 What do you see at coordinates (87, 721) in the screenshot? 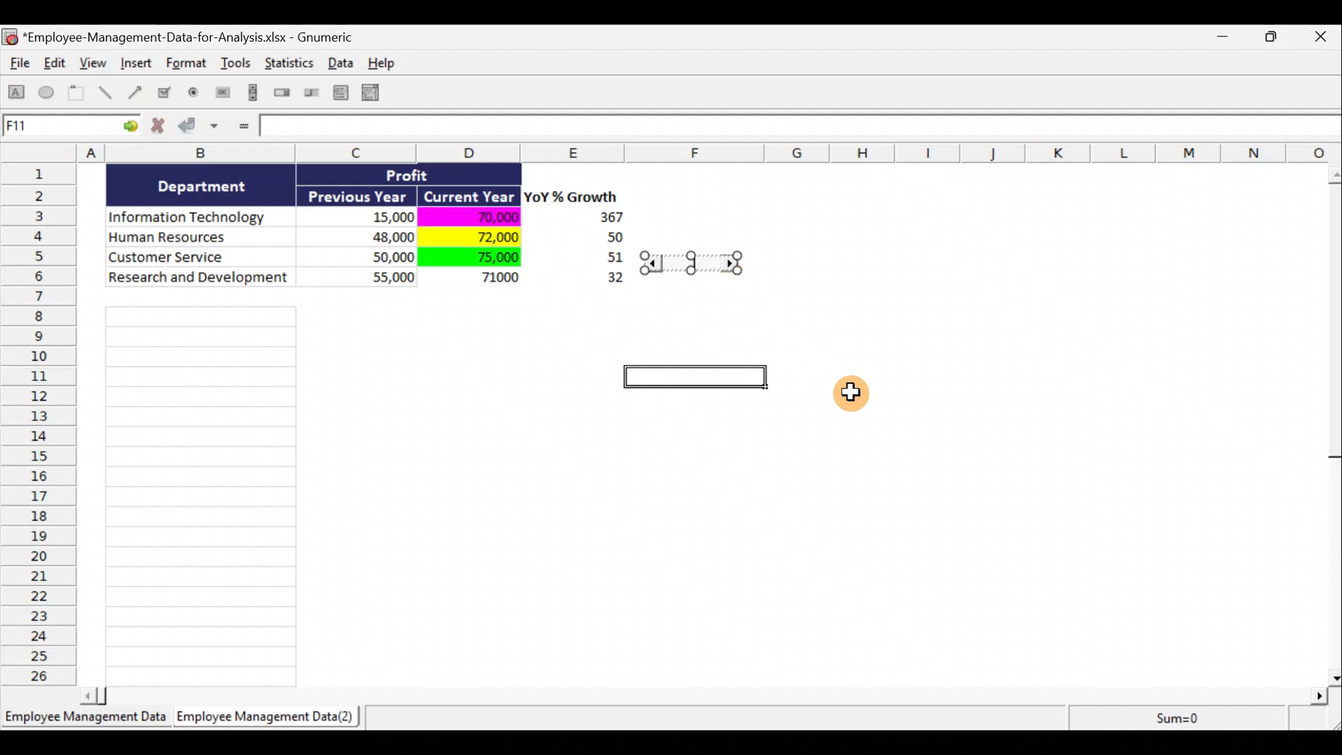
I see `Sheet 1` at bounding box center [87, 721].